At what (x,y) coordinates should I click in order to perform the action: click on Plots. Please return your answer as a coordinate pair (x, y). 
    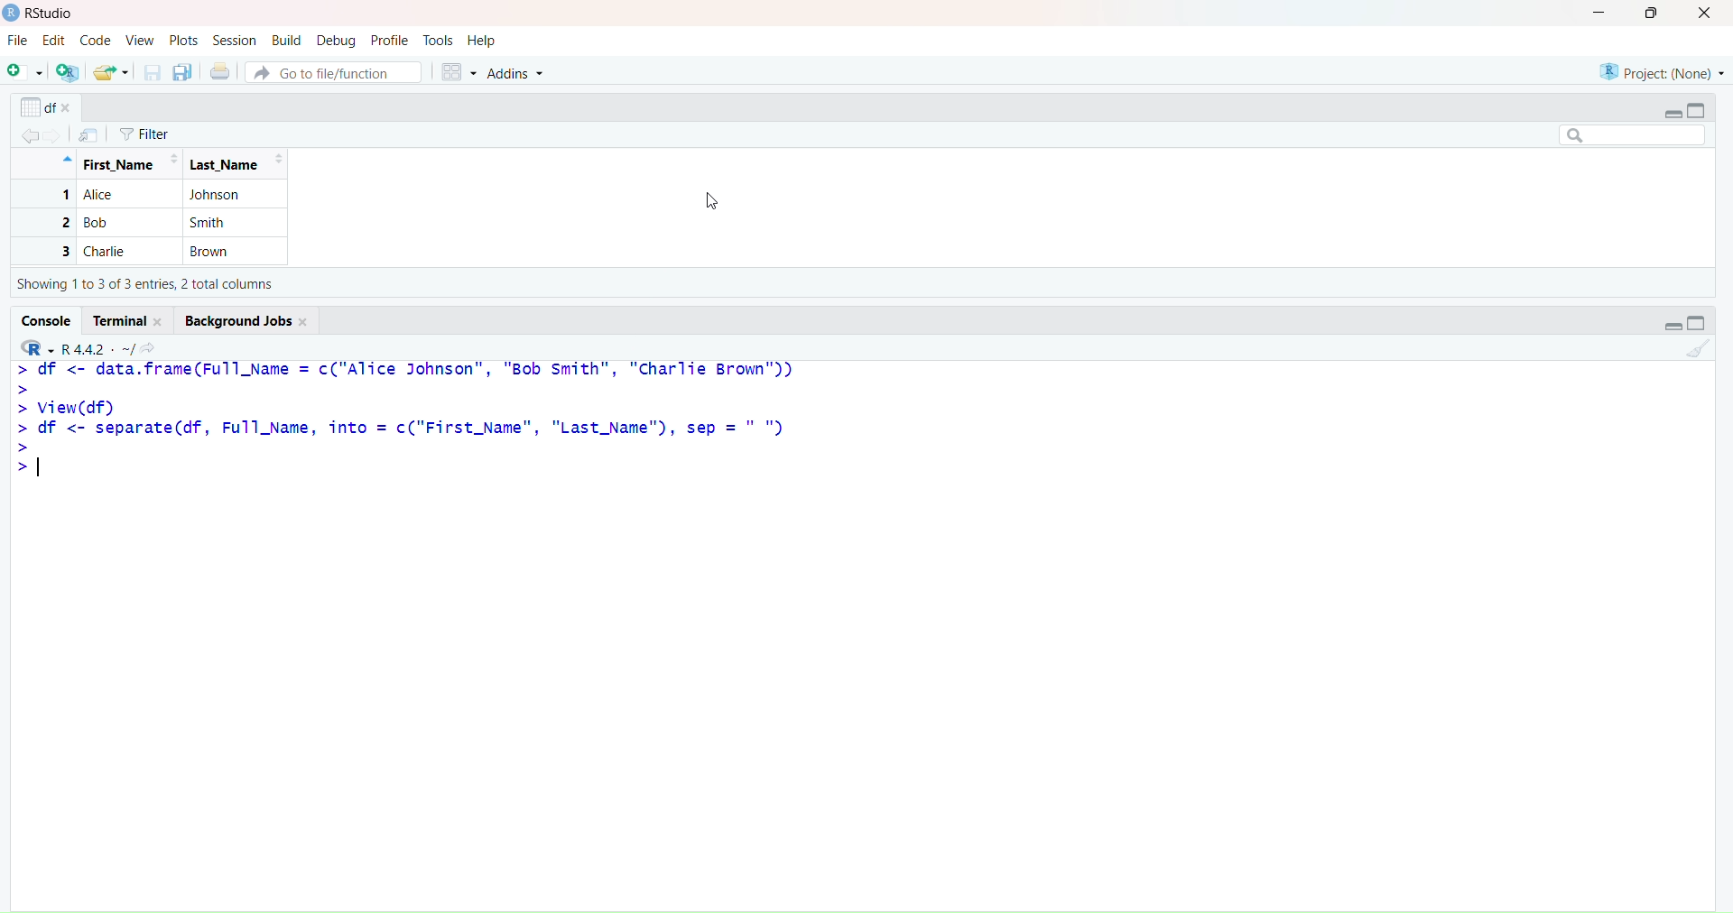
    Looking at the image, I should click on (187, 40).